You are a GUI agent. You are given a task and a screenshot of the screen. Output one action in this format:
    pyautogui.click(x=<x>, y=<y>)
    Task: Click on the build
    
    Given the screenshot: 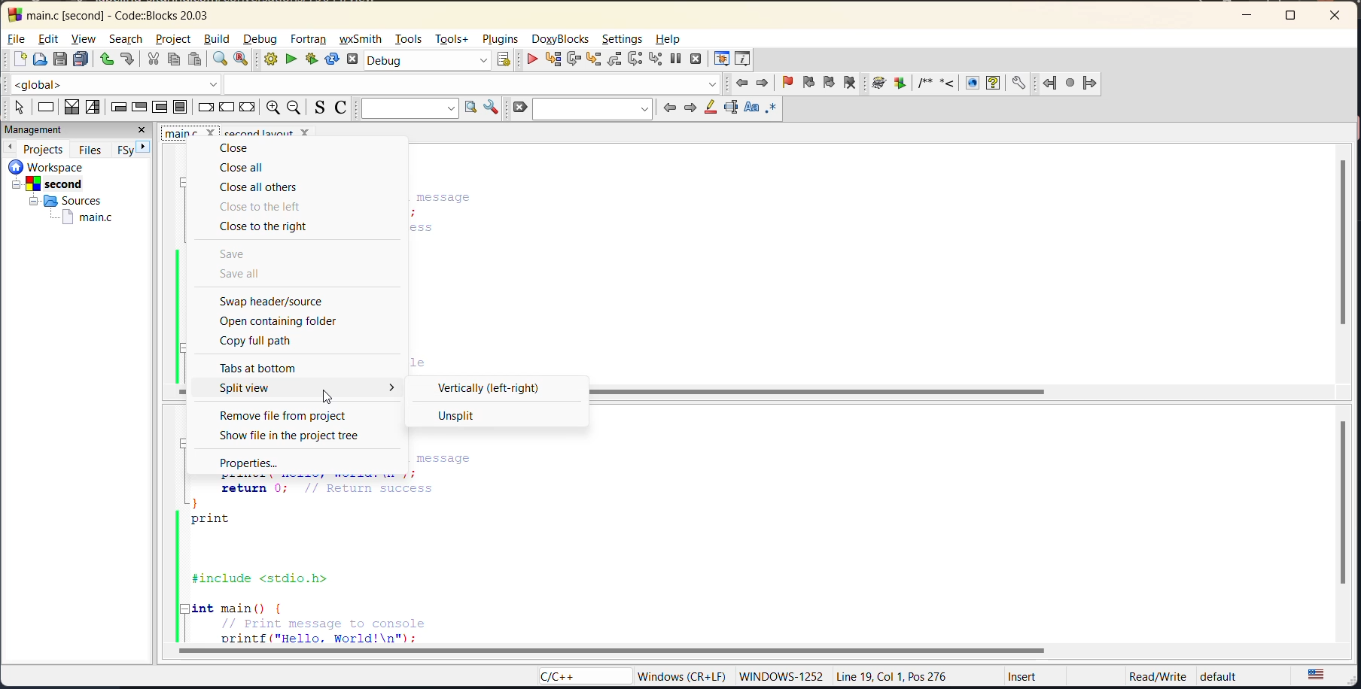 What is the action you would take?
    pyautogui.click(x=273, y=60)
    